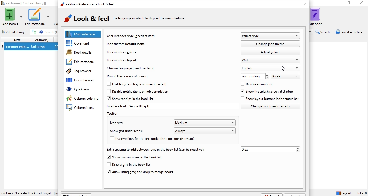  Describe the element at coordinates (362, 4) in the screenshot. I see `Close` at that location.